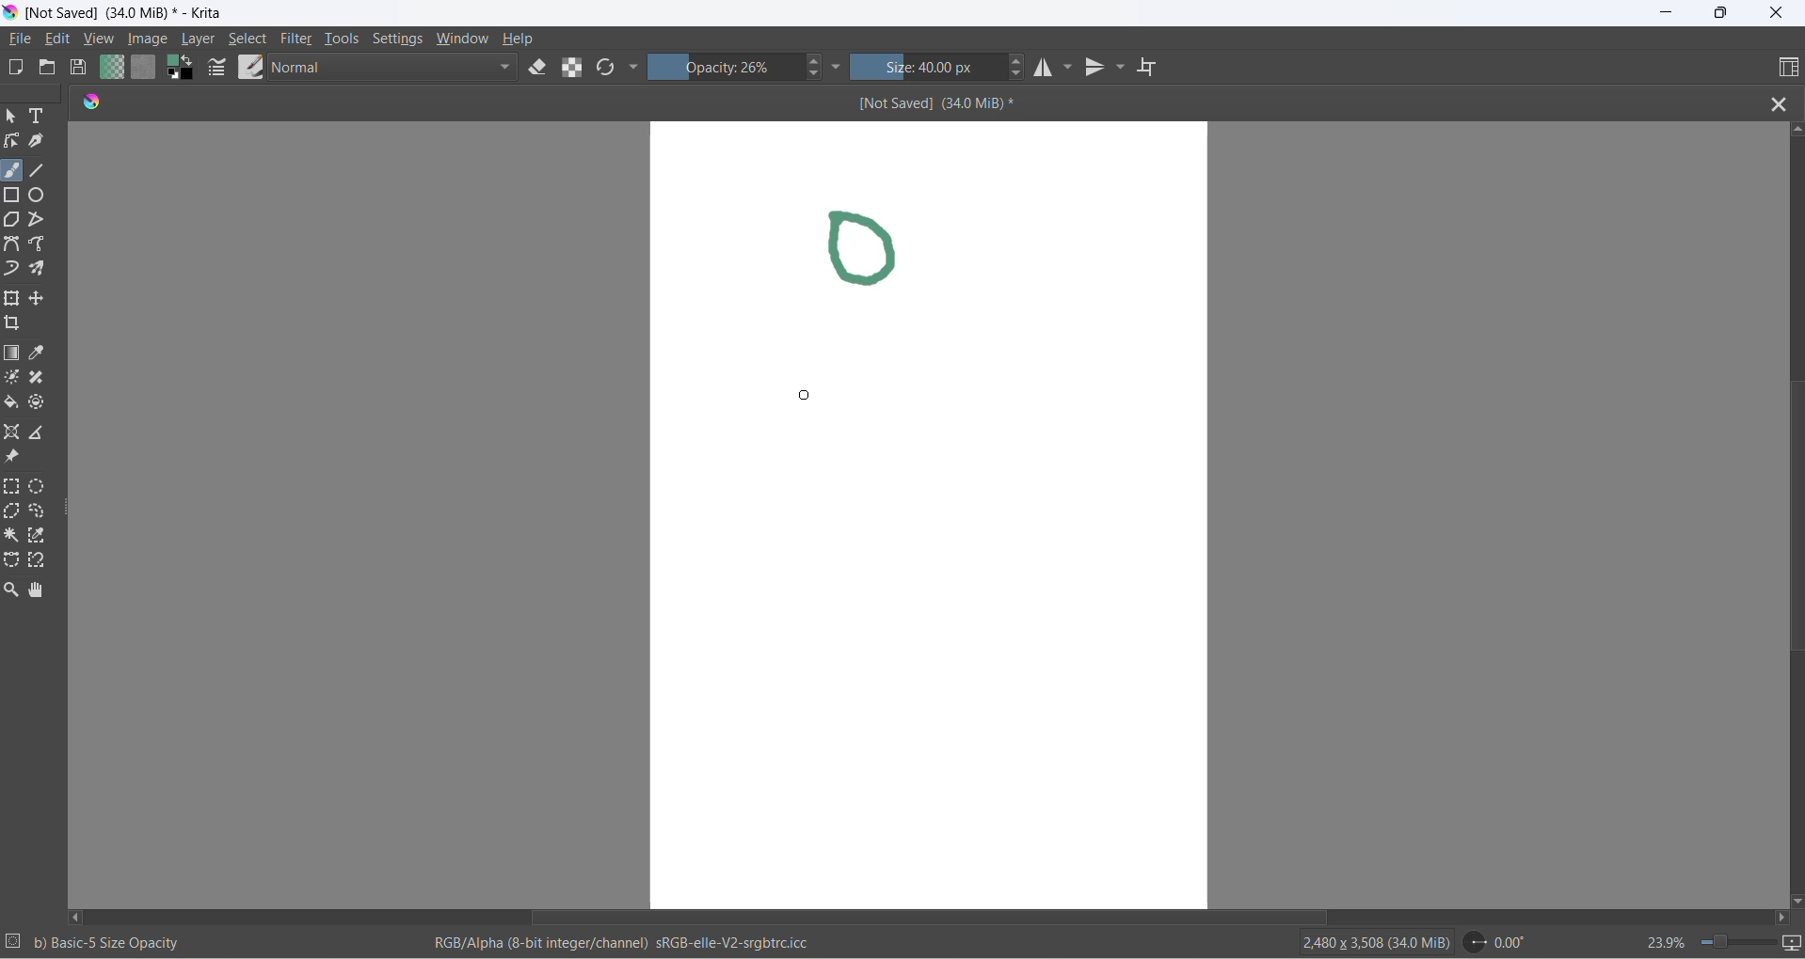 The image size is (1805, 959). Describe the element at coordinates (1794, 130) in the screenshot. I see `scroll up button` at that location.